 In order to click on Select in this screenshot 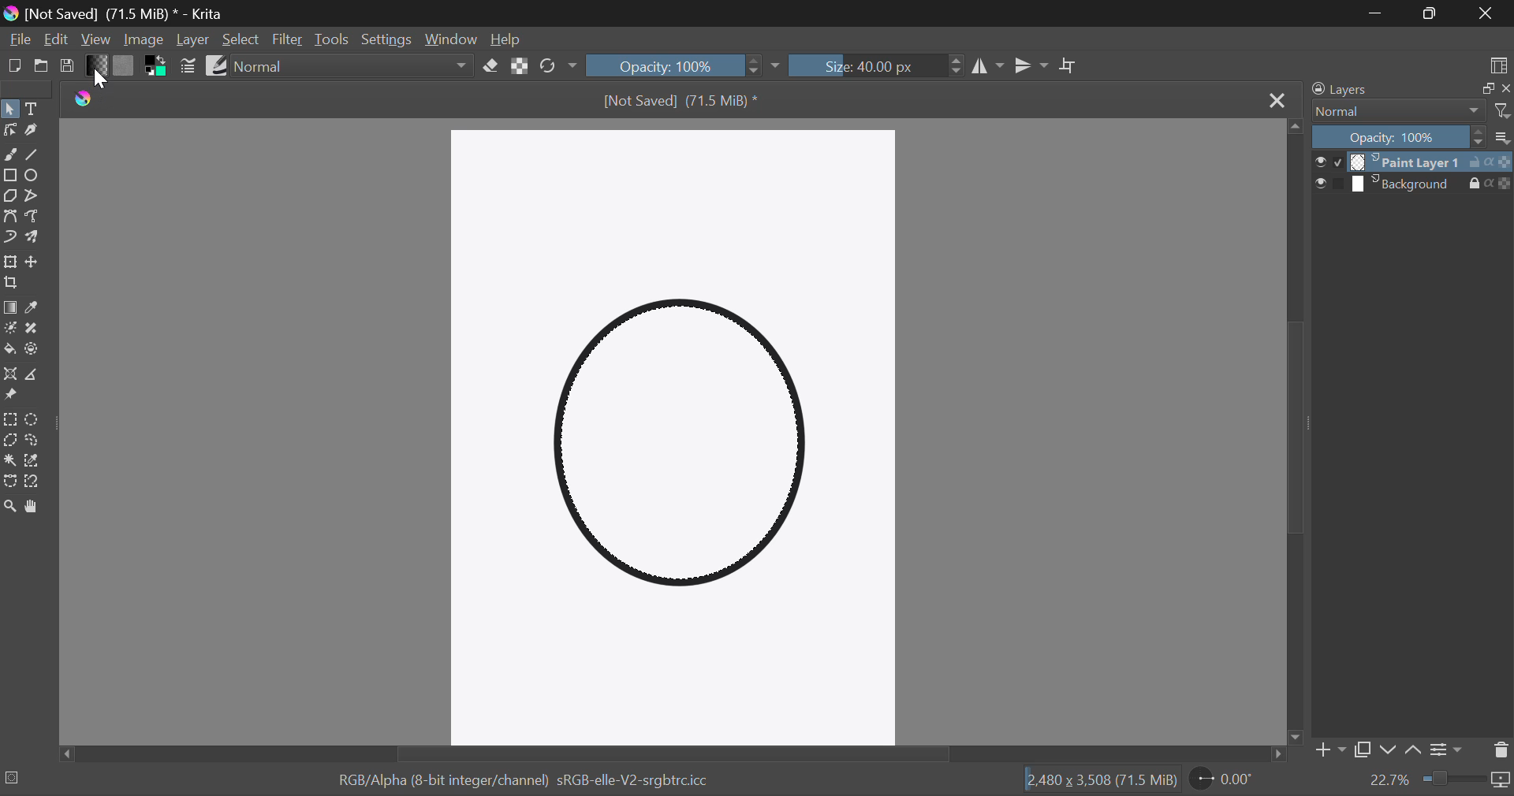, I will do `click(241, 42)`.